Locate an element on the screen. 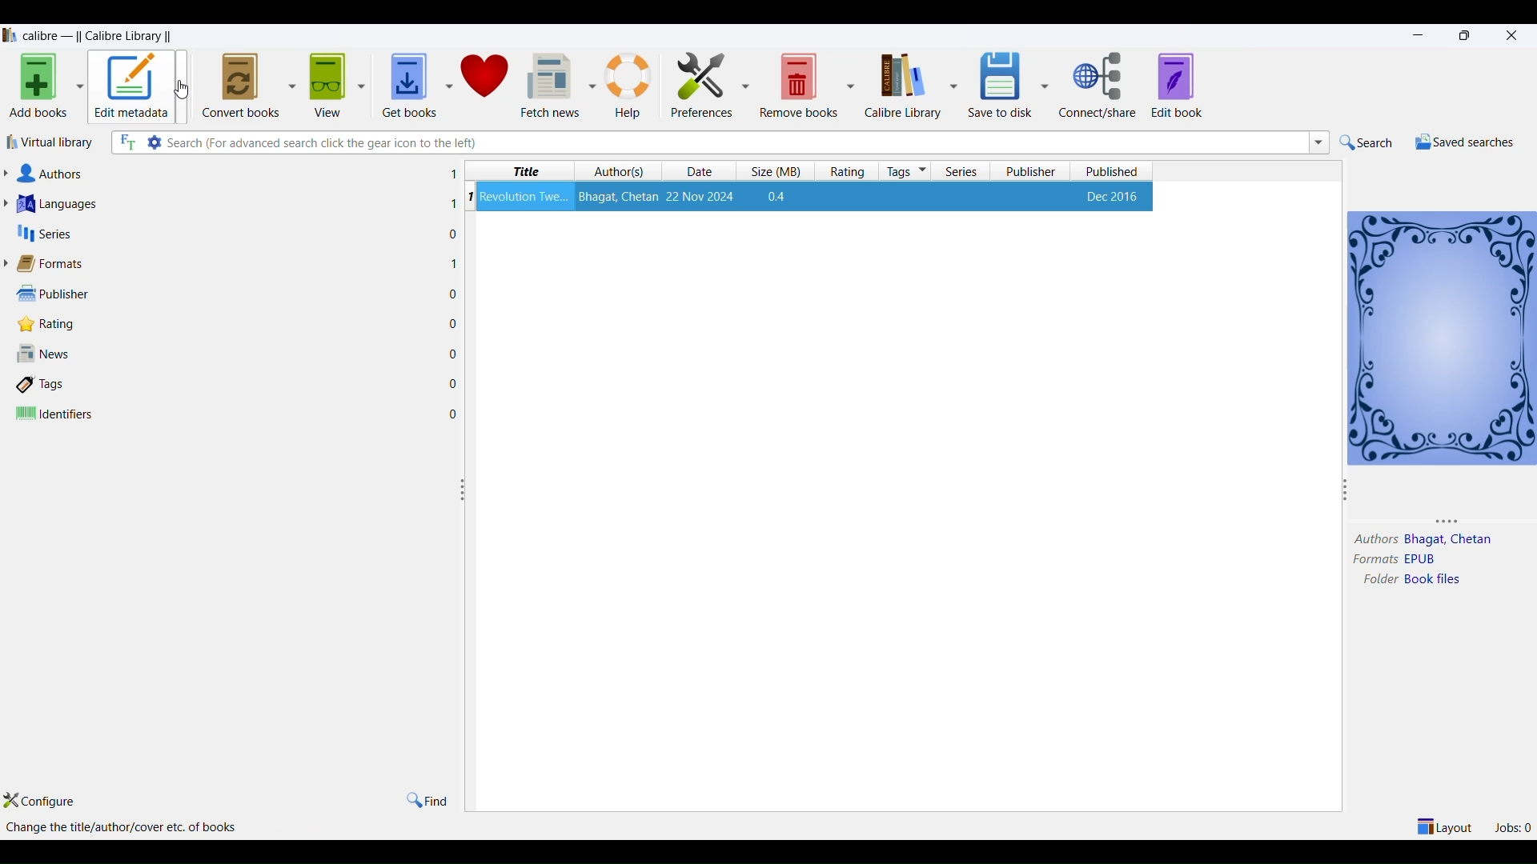 This screenshot has height=864, width=1537. formats is located at coordinates (55, 262).